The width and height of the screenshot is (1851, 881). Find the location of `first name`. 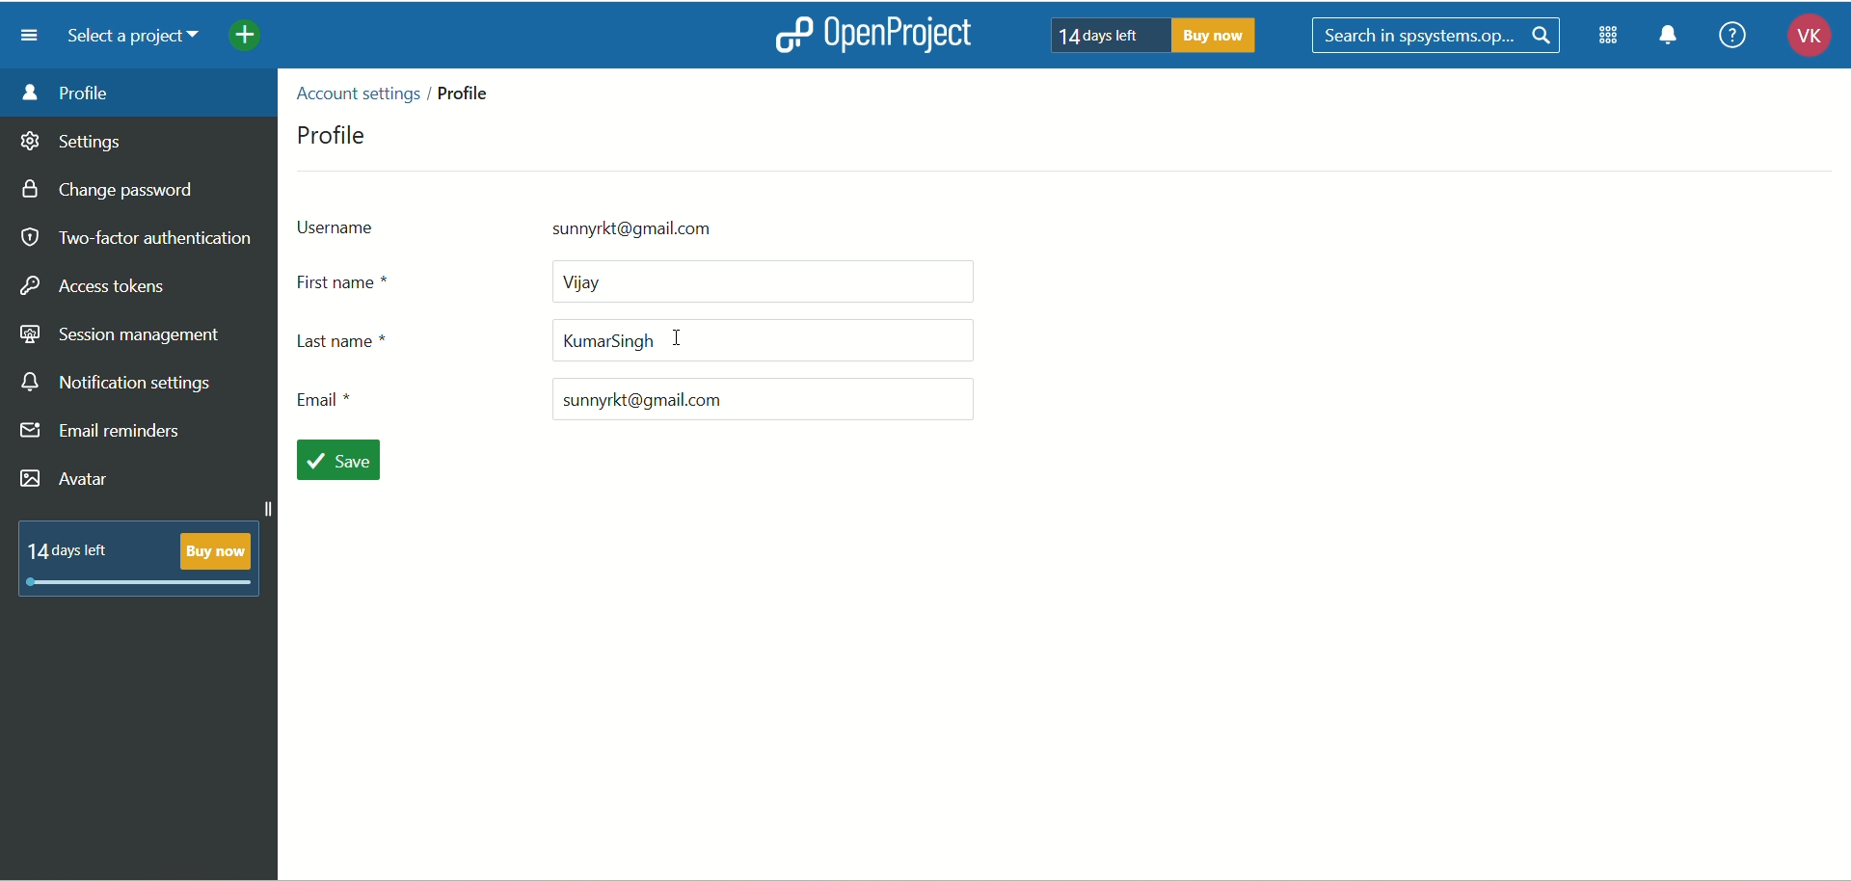

first name is located at coordinates (641, 280).